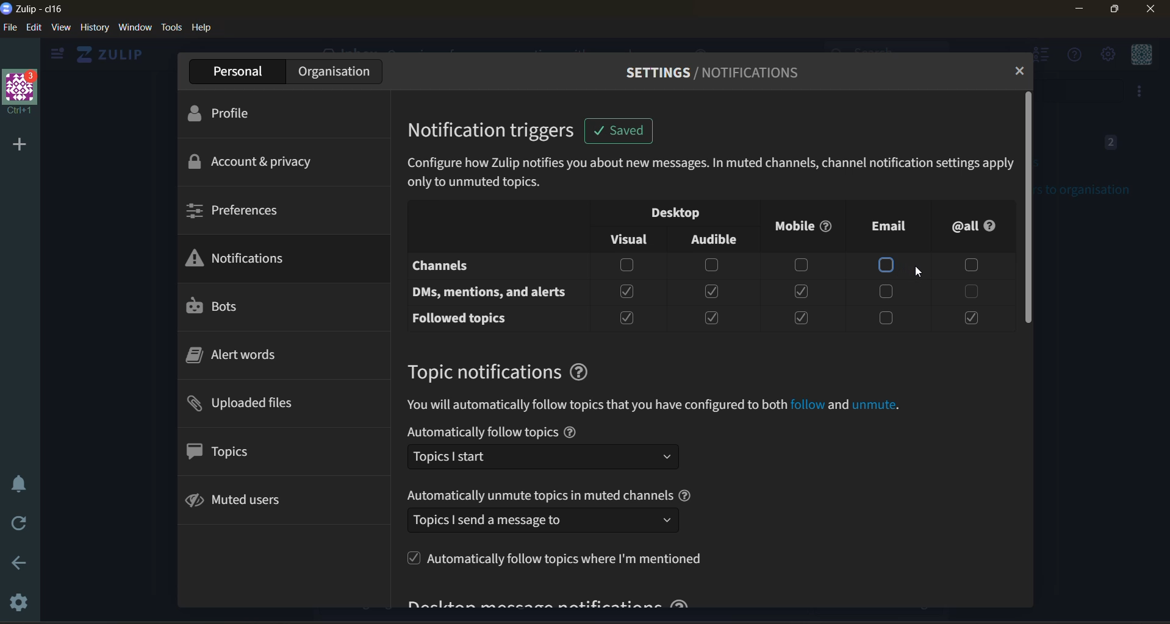 This screenshot has height=624, width=1170. I want to click on cursor, so click(921, 272).